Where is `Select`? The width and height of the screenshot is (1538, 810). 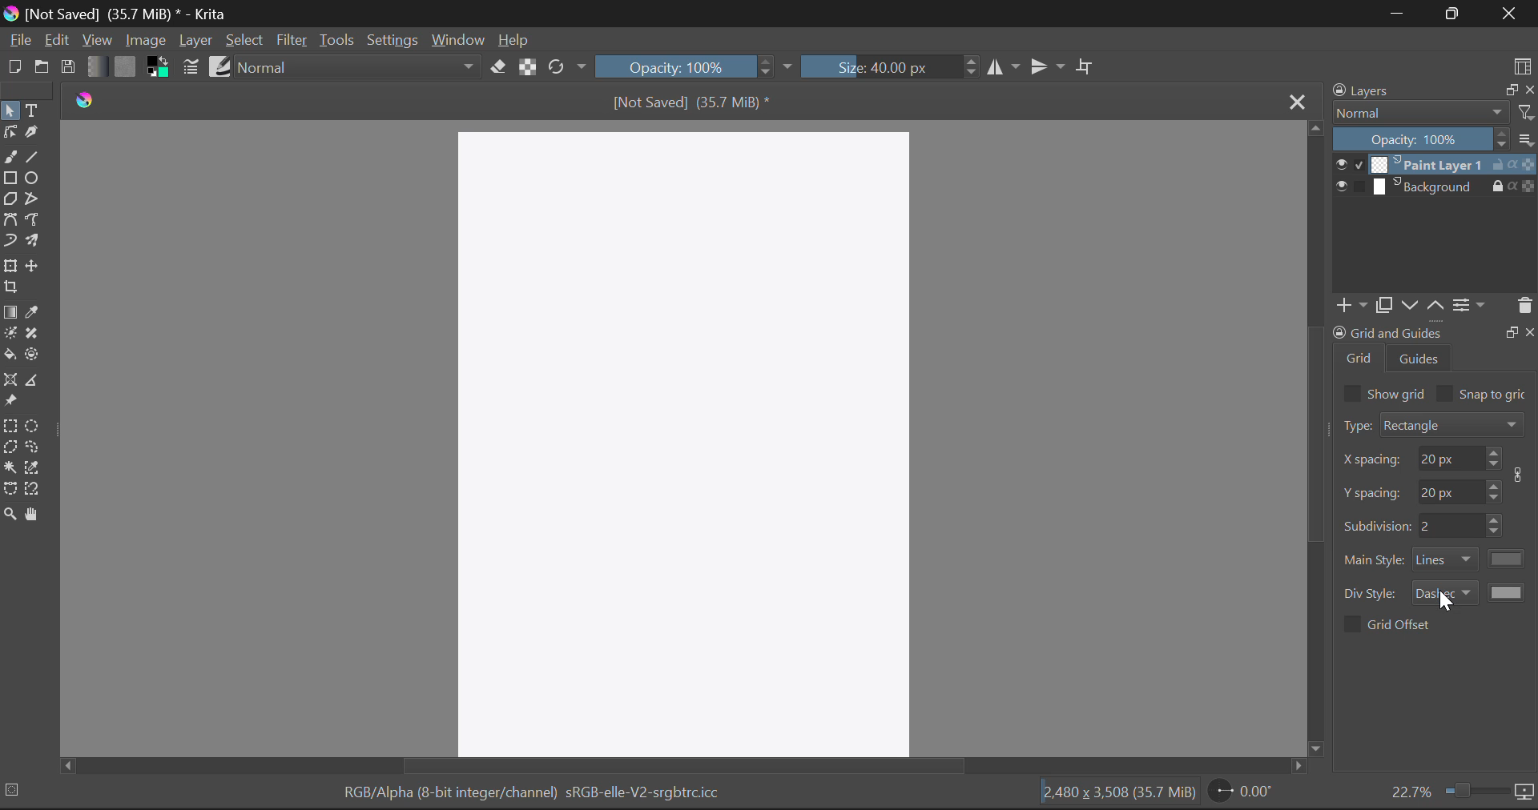
Select is located at coordinates (10, 110).